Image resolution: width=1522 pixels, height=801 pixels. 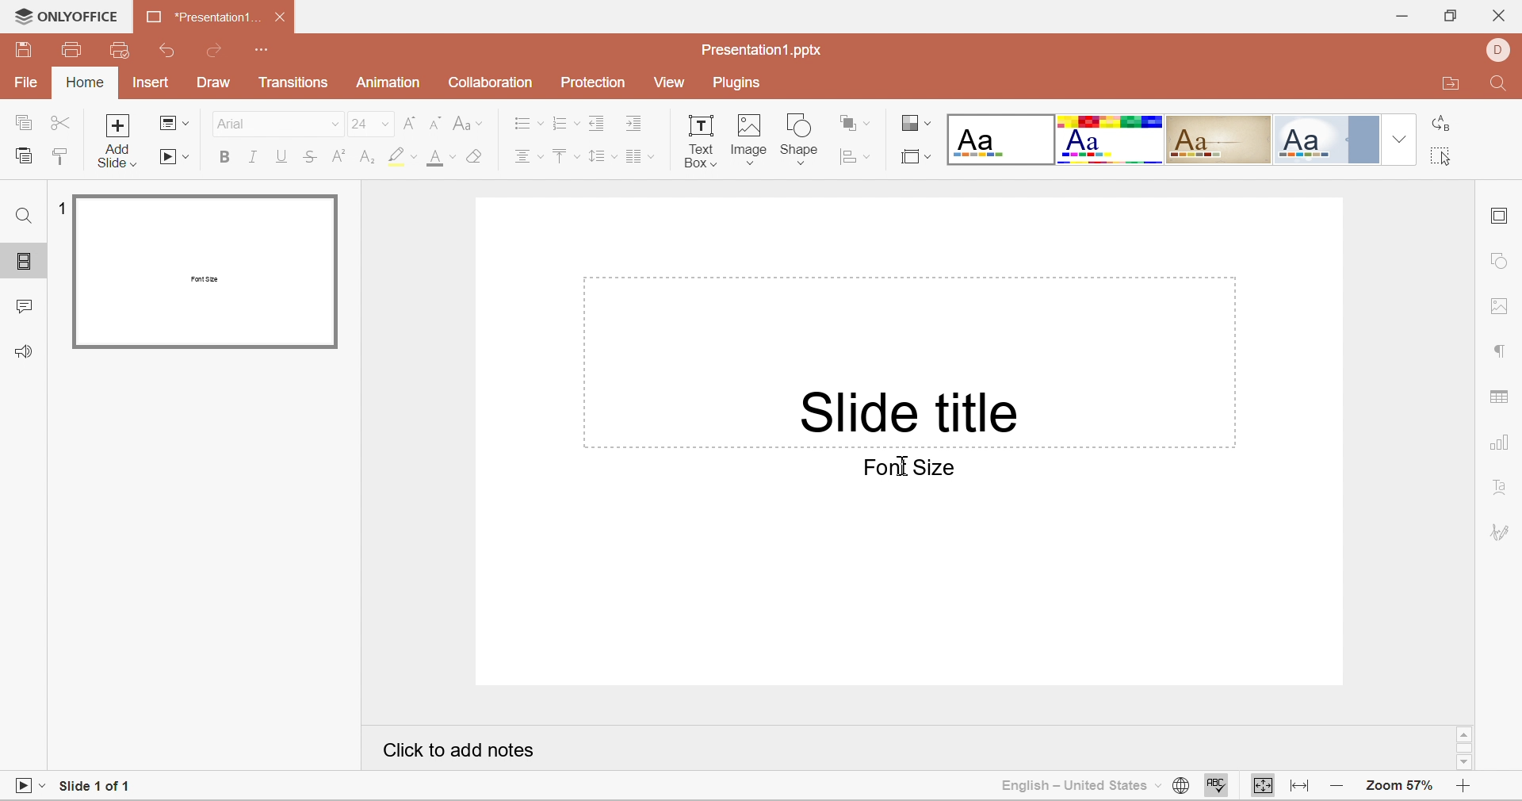 I want to click on Paste, so click(x=23, y=159).